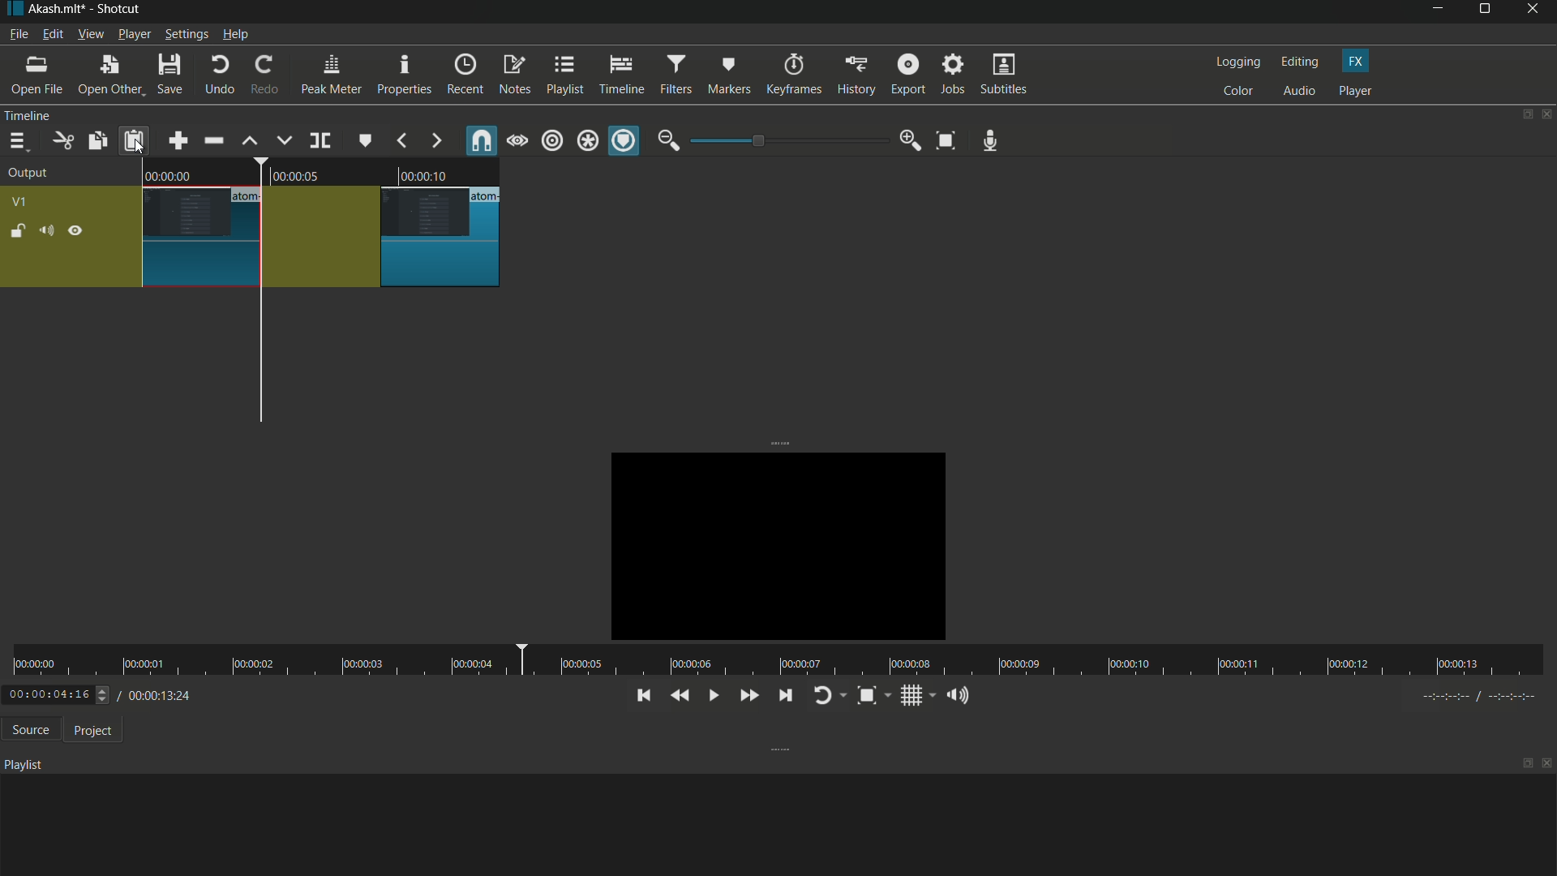 The image size is (1557, 876). What do you see at coordinates (731, 75) in the screenshot?
I see `markers` at bounding box center [731, 75].